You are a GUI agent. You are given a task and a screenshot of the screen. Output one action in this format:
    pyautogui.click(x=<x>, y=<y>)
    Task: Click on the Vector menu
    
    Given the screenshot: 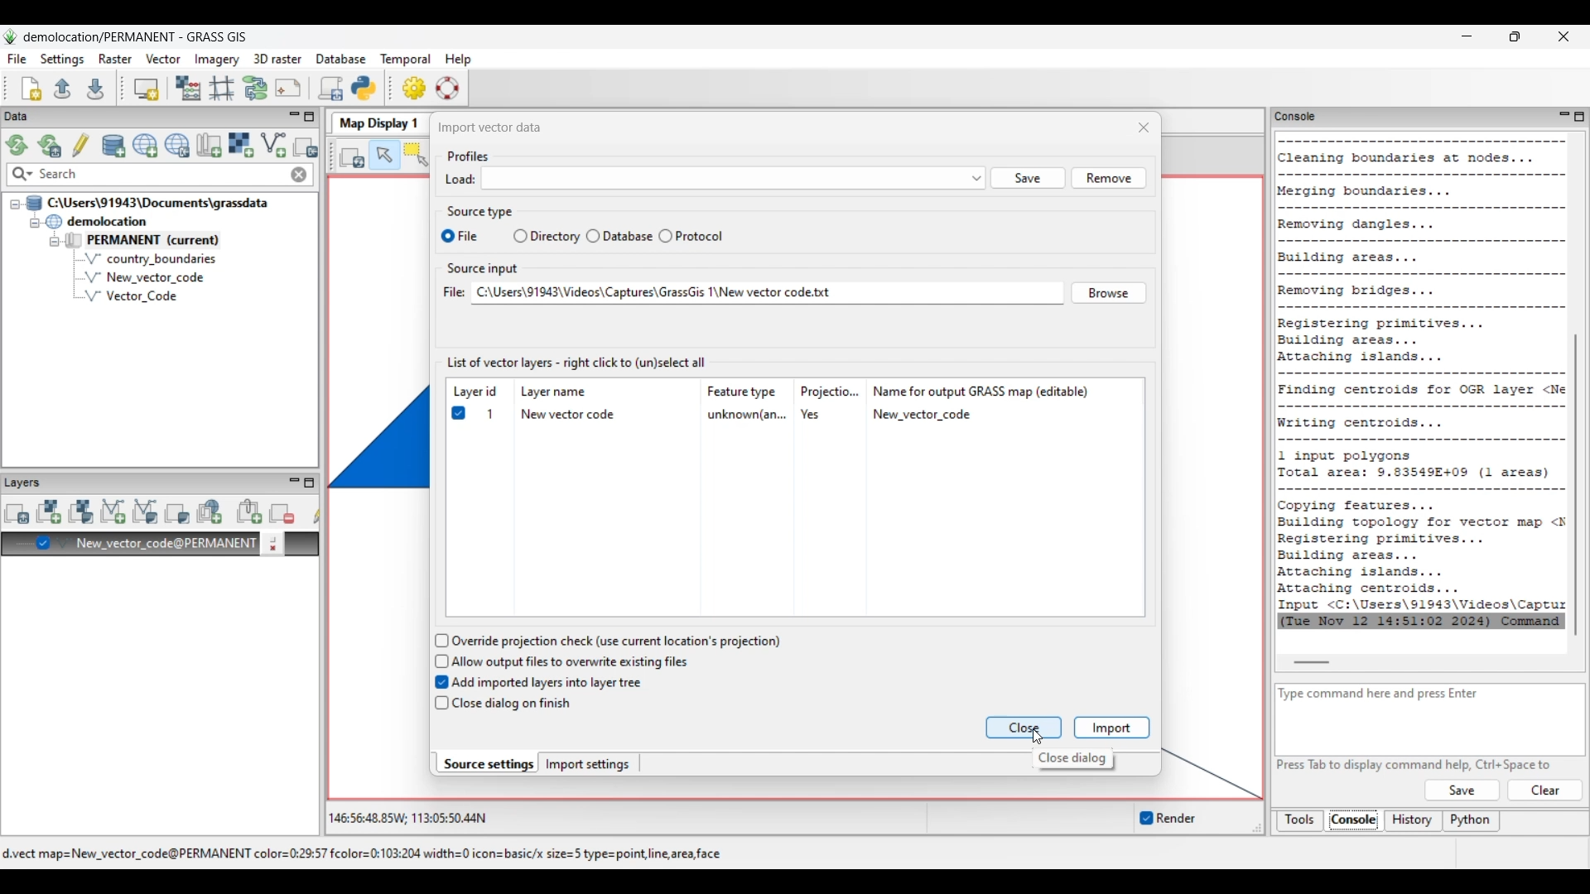 What is the action you would take?
    pyautogui.click(x=163, y=59)
    